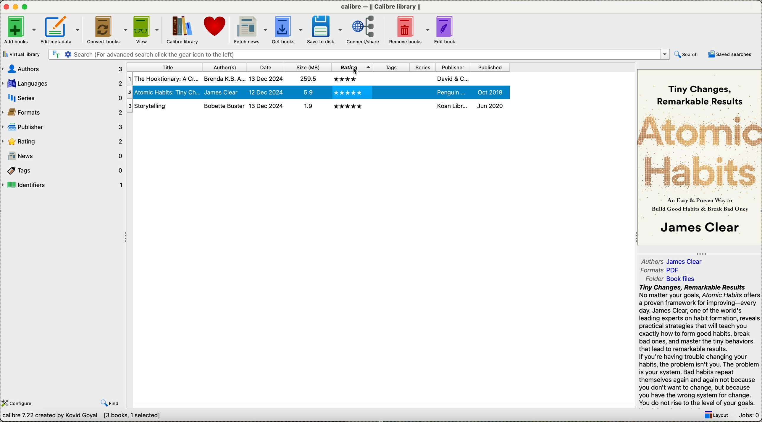  Describe the element at coordinates (634, 238) in the screenshot. I see `Collapse` at that location.